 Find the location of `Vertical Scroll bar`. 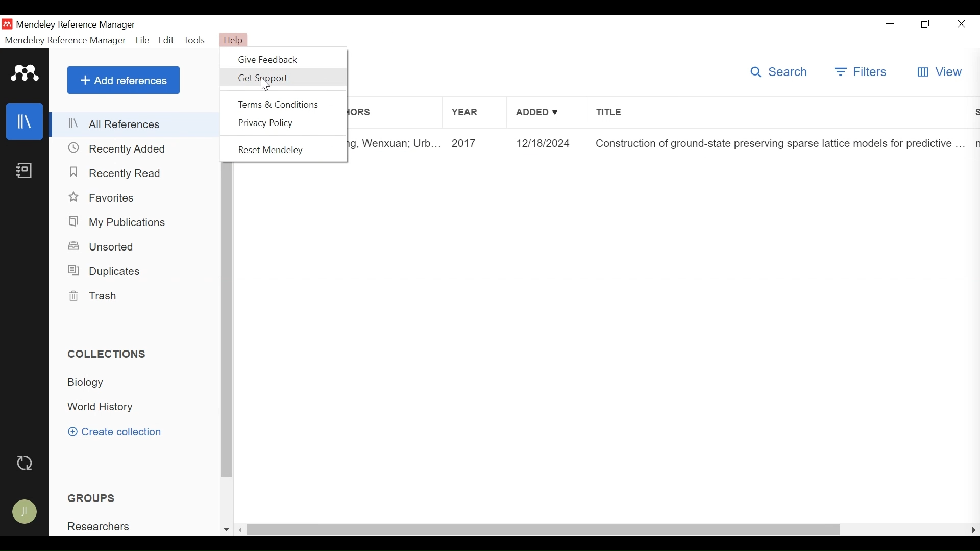

Vertical Scroll bar is located at coordinates (545, 530).